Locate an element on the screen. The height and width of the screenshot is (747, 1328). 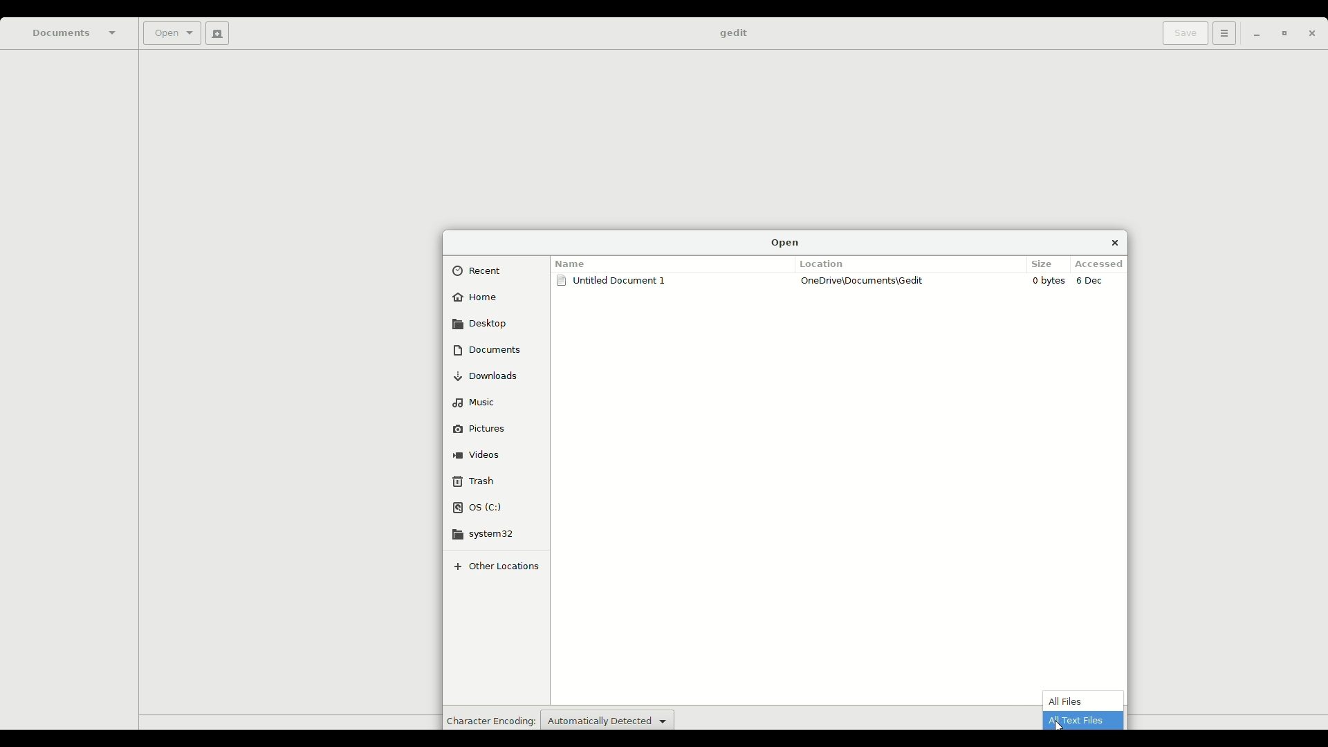
Minimize is located at coordinates (1253, 35).